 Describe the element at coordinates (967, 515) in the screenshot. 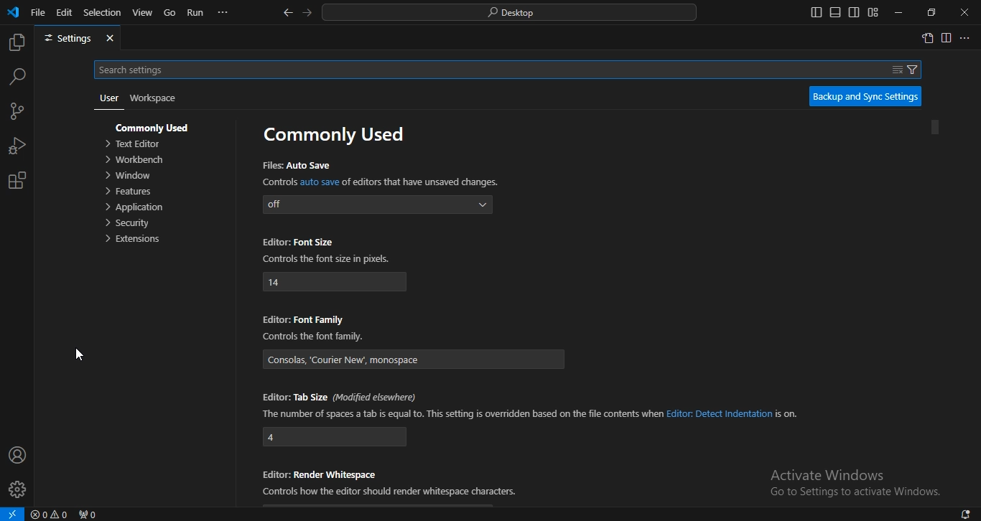

I see `notifications` at that location.